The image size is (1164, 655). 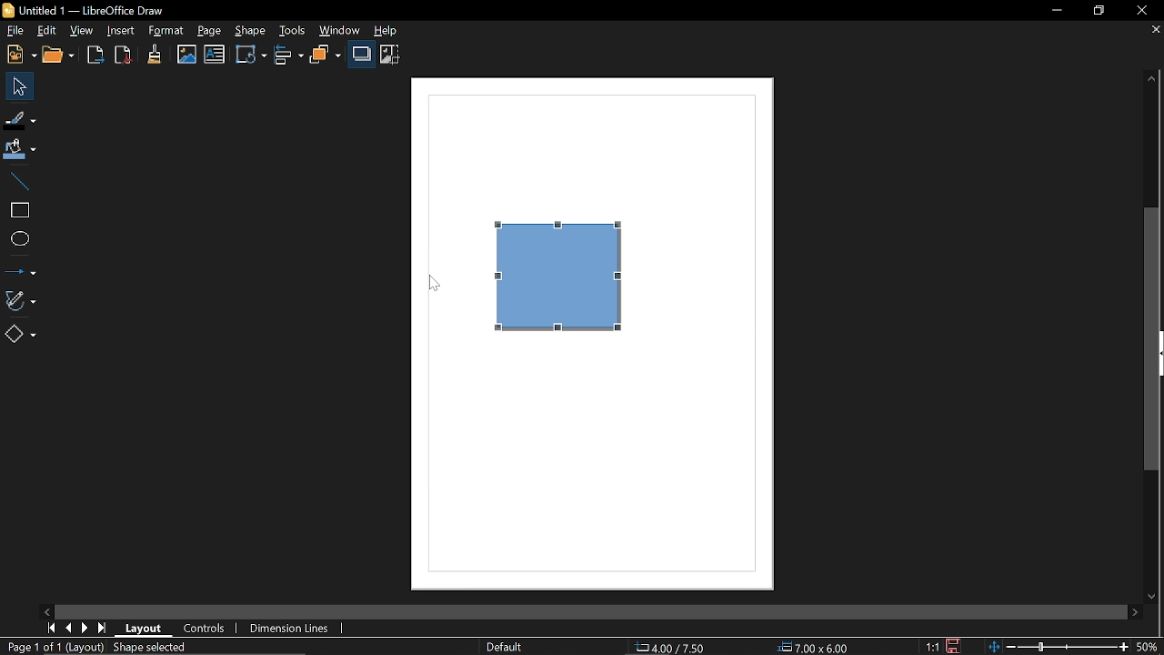 I want to click on Move left, so click(x=48, y=610).